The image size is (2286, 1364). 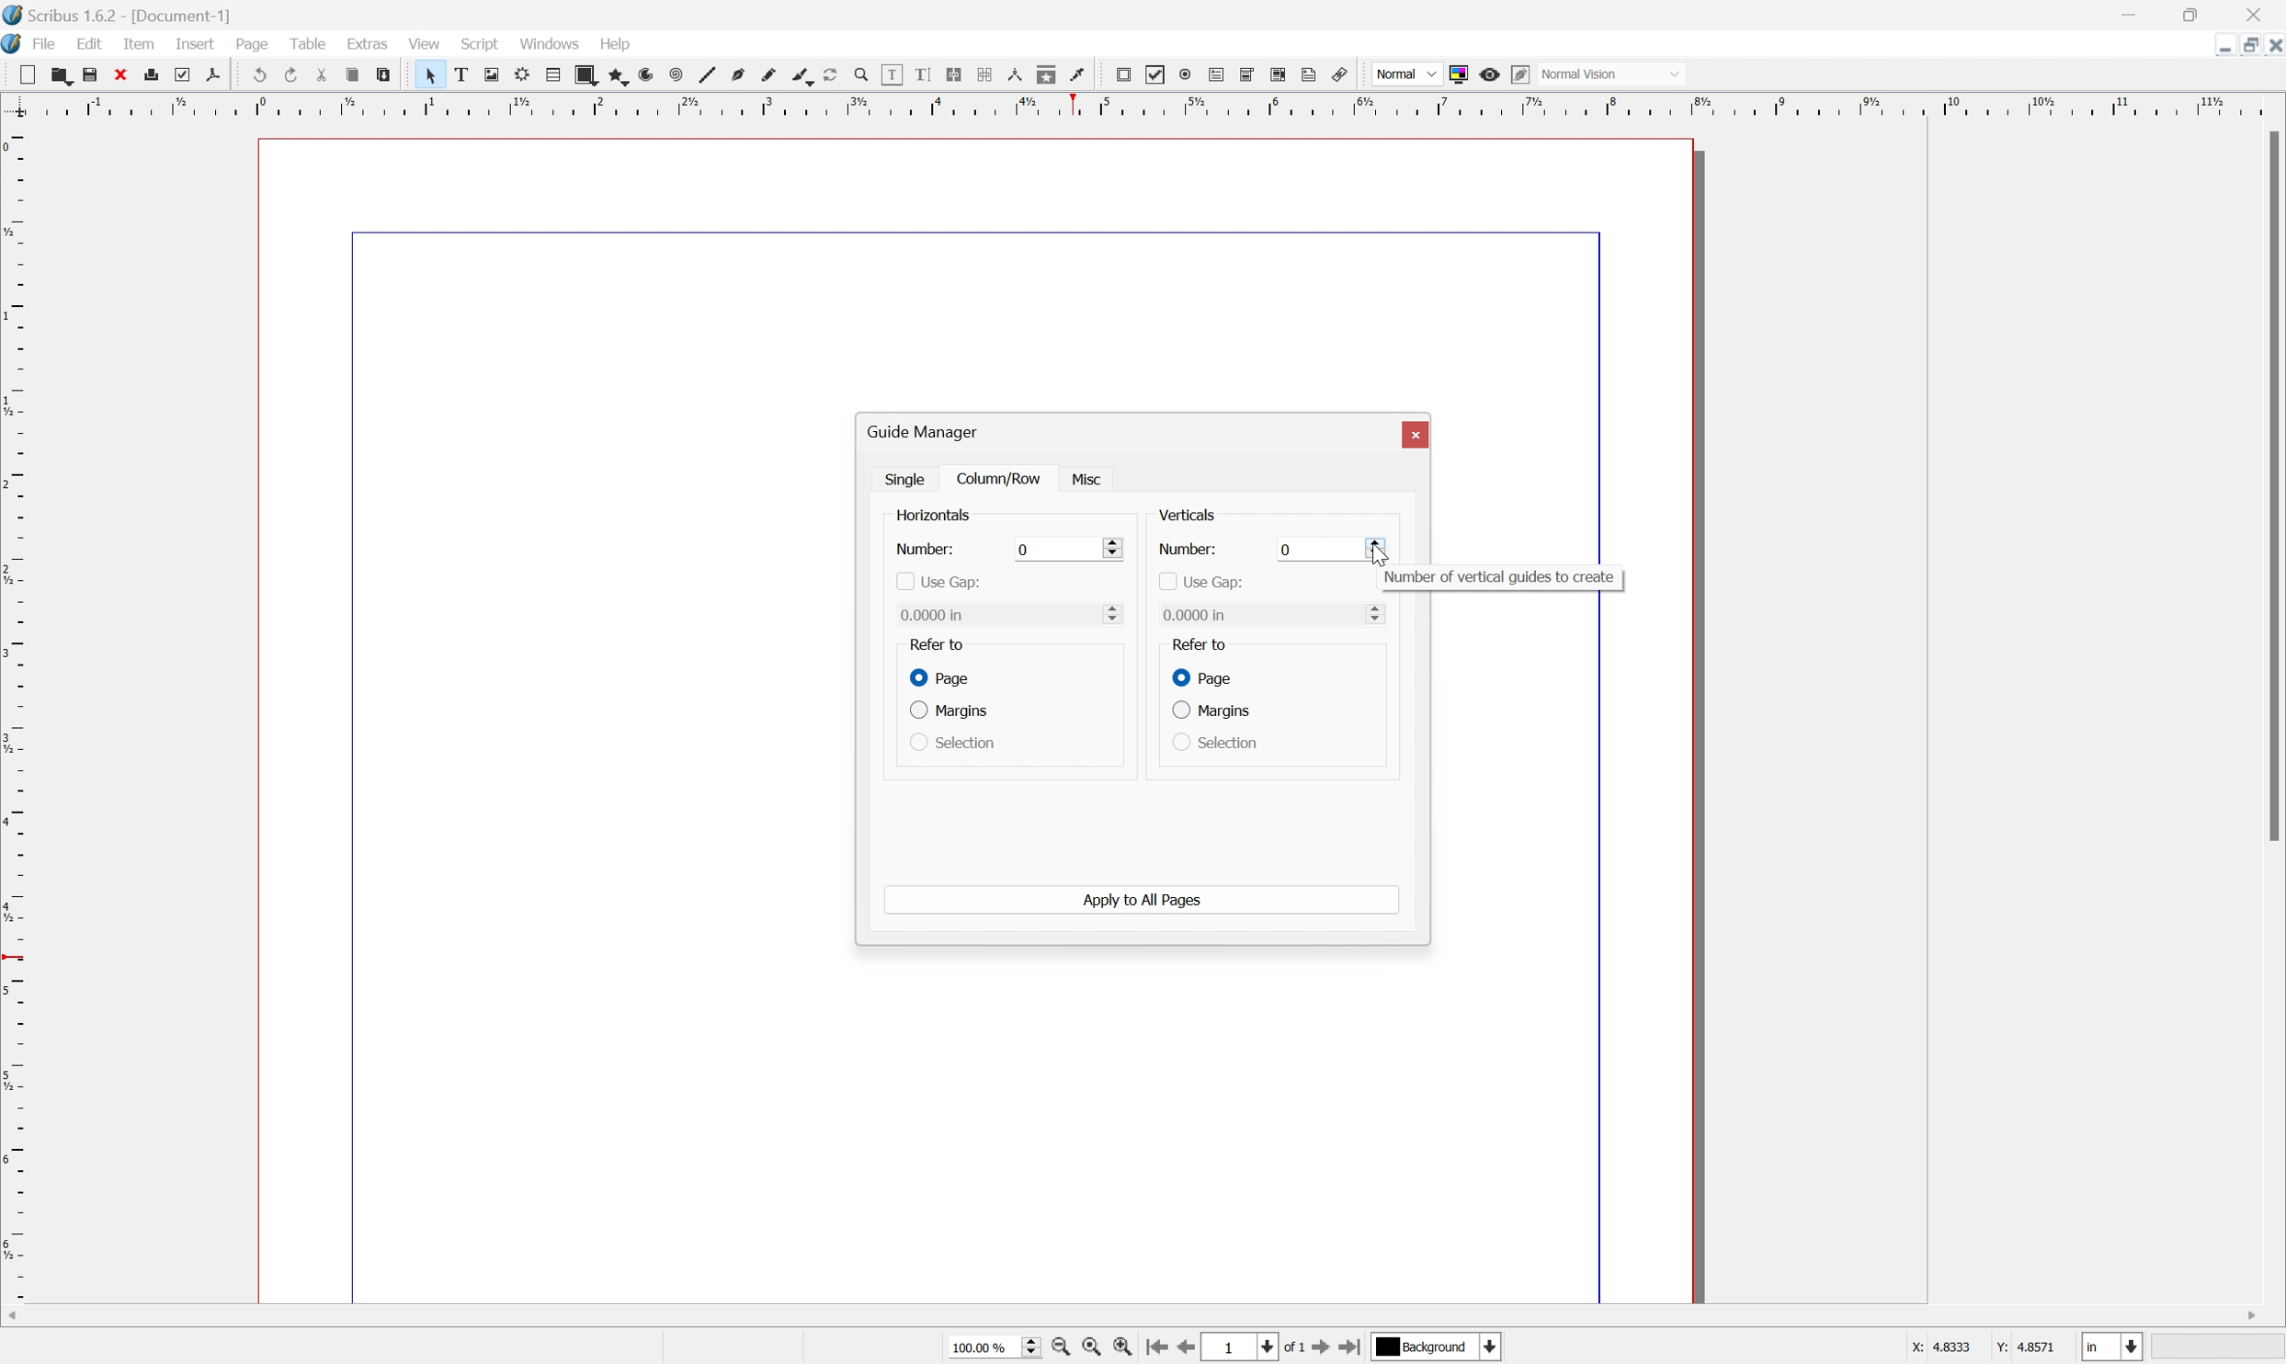 I want to click on verticals, so click(x=1188, y=515).